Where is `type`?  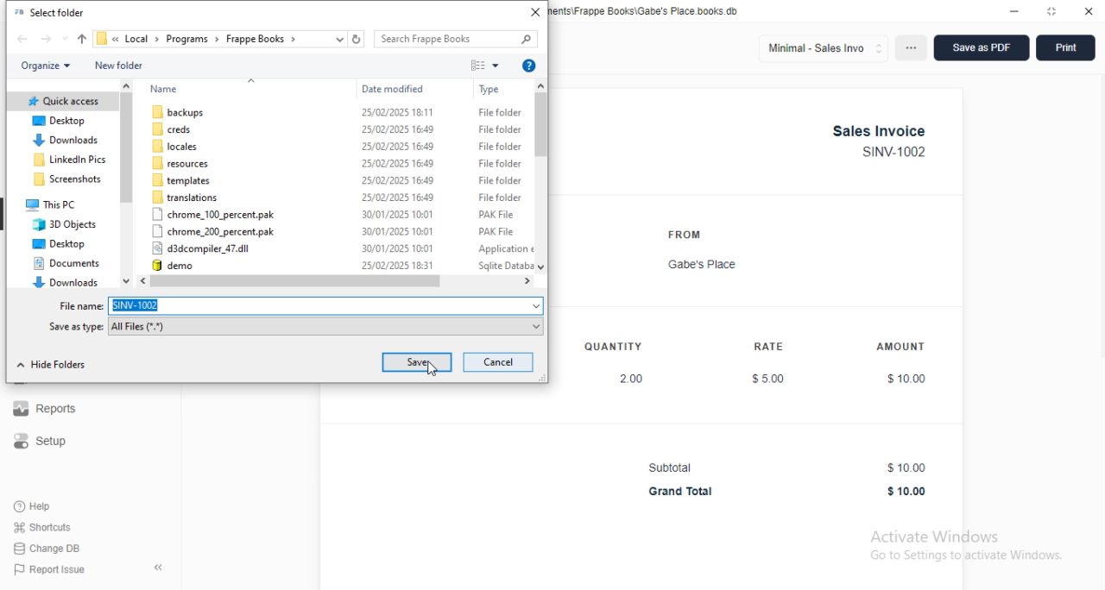 type is located at coordinates (489, 90).